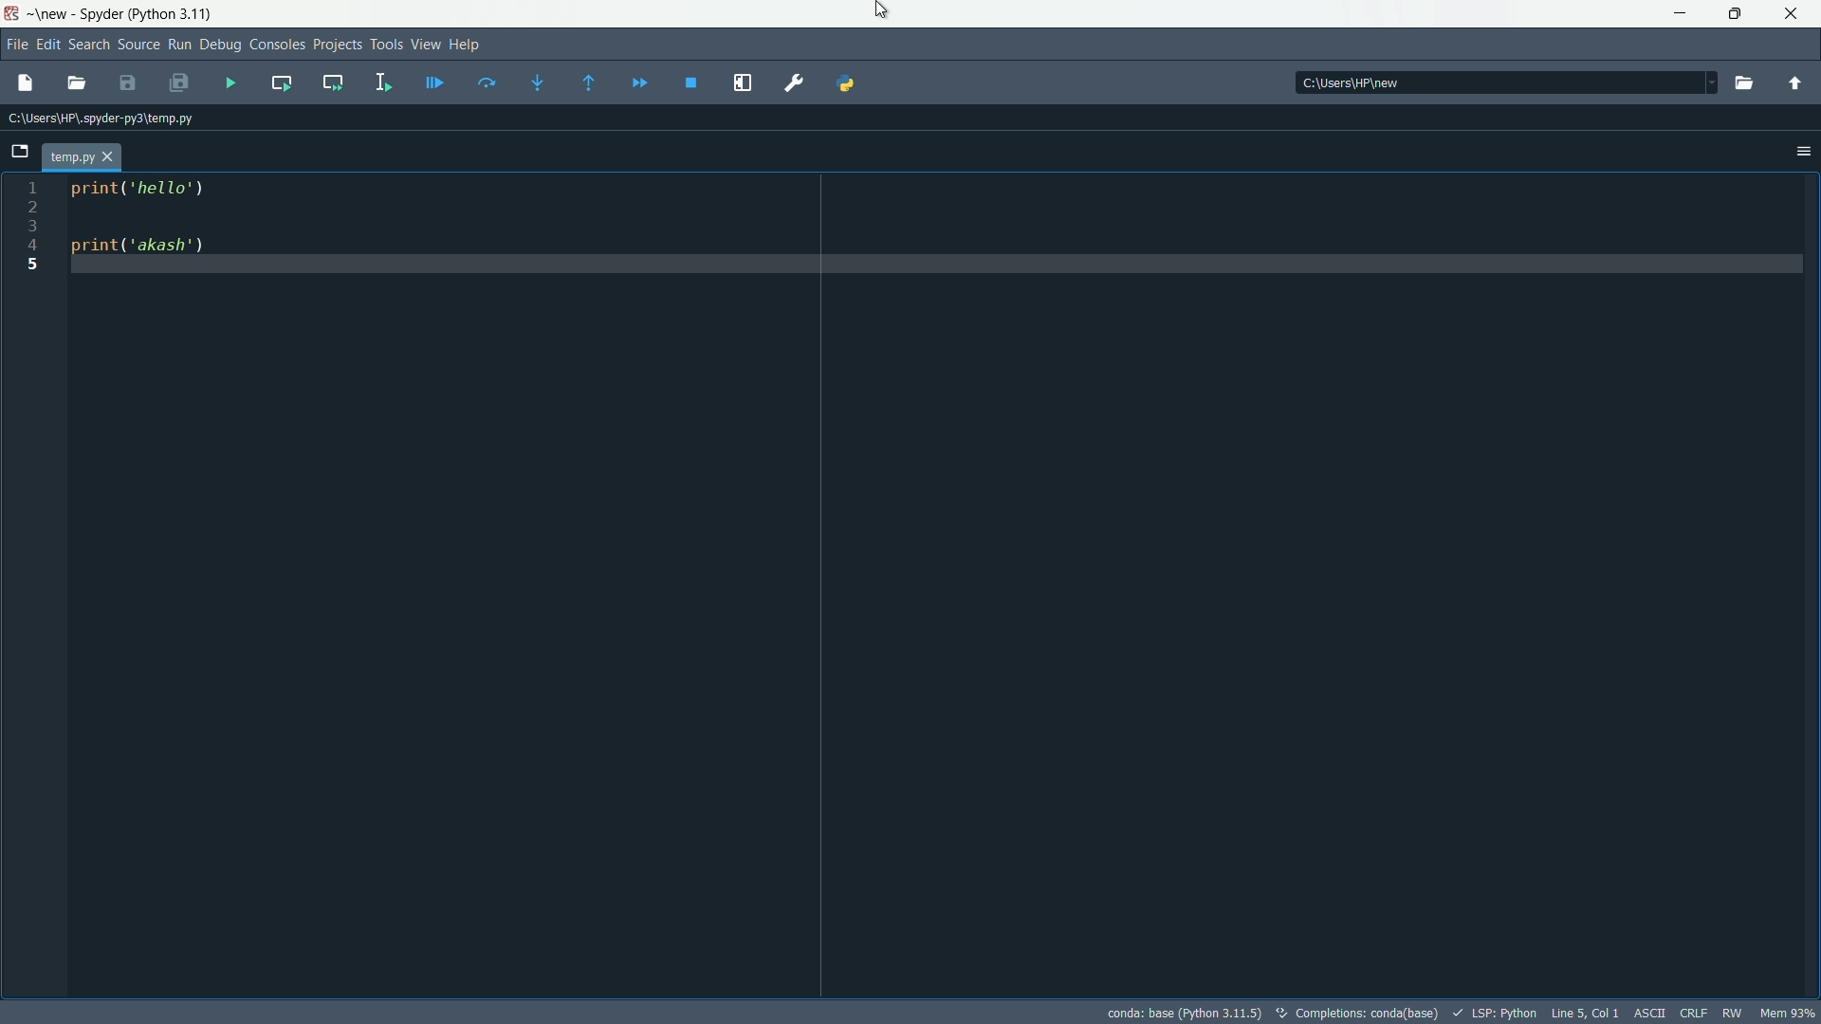  I want to click on cursor position, so click(1585, 1013).